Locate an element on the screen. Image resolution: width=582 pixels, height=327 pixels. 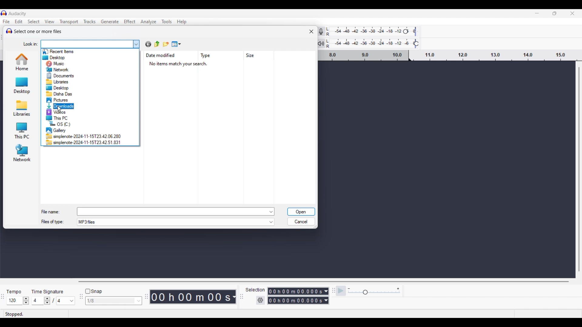
Increase/Decrease tempo is located at coordinates (26, 301).